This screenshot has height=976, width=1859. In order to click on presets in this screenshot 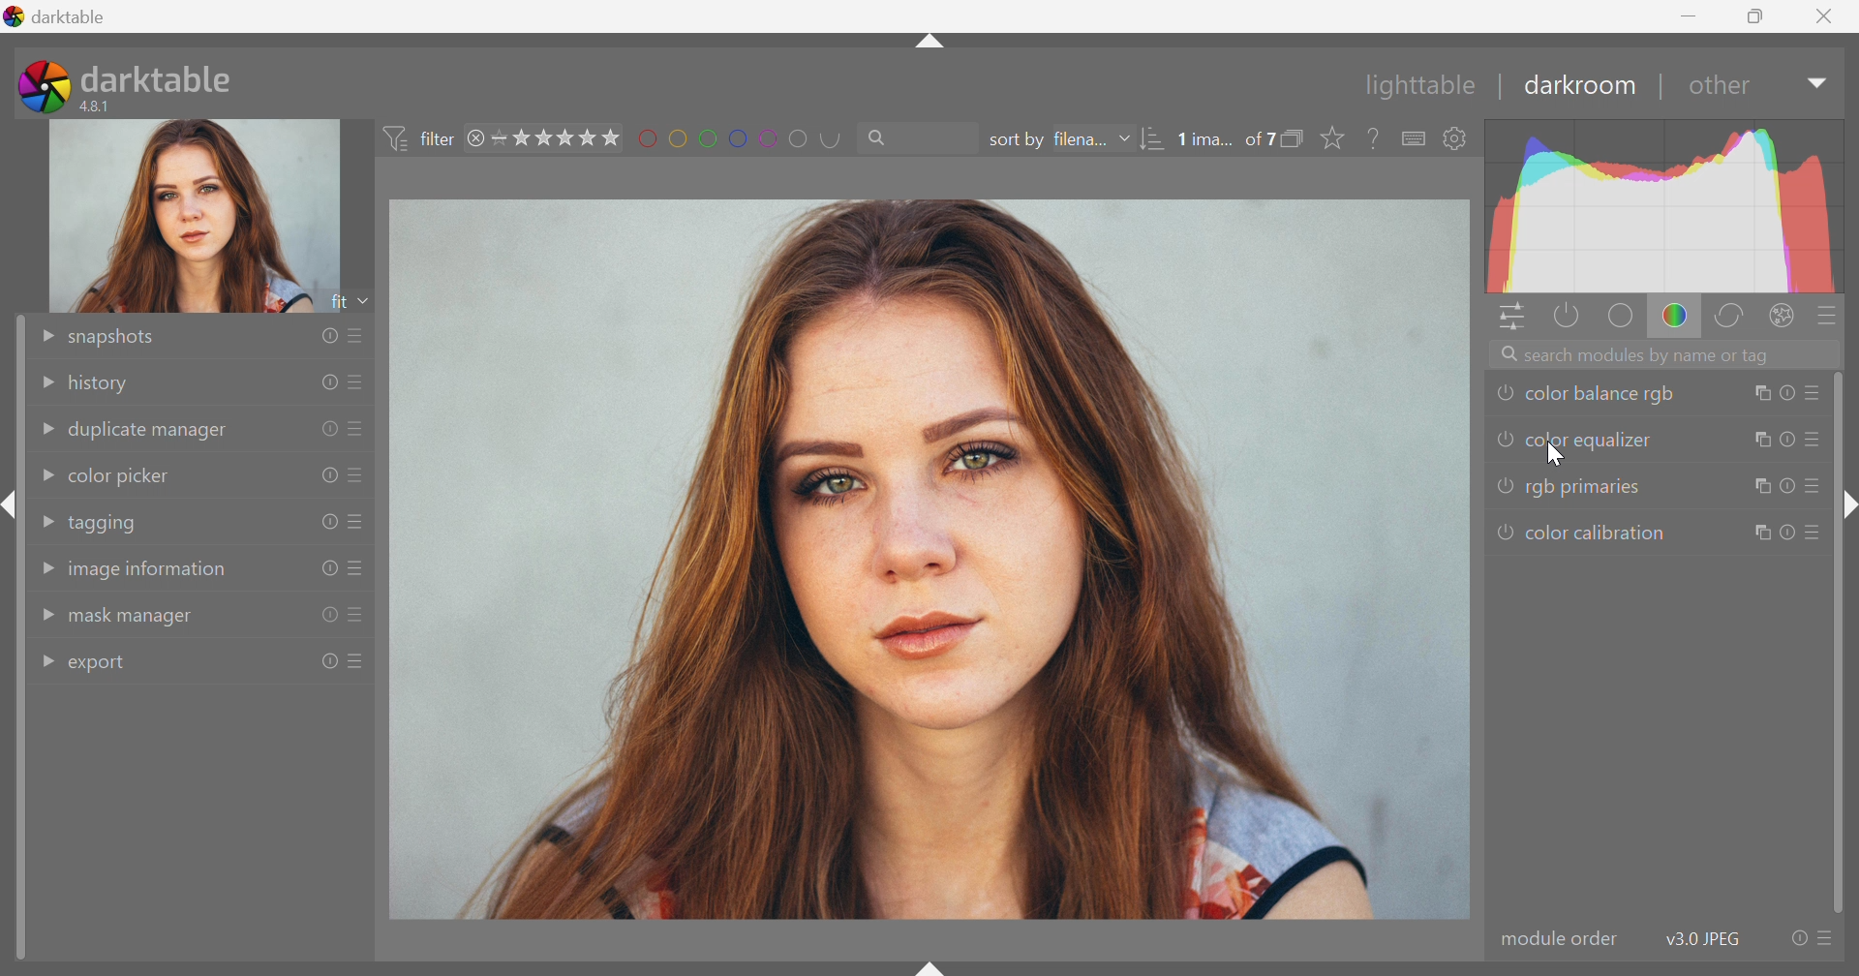, I will do `click(358, 616)`.